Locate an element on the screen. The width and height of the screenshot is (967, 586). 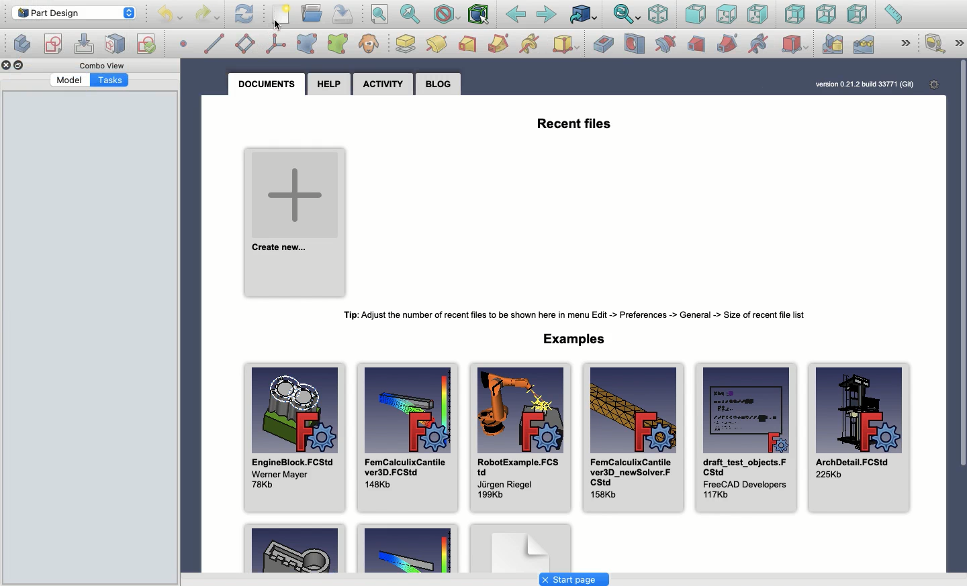
Datum plane is located at coordinates (246, 44).